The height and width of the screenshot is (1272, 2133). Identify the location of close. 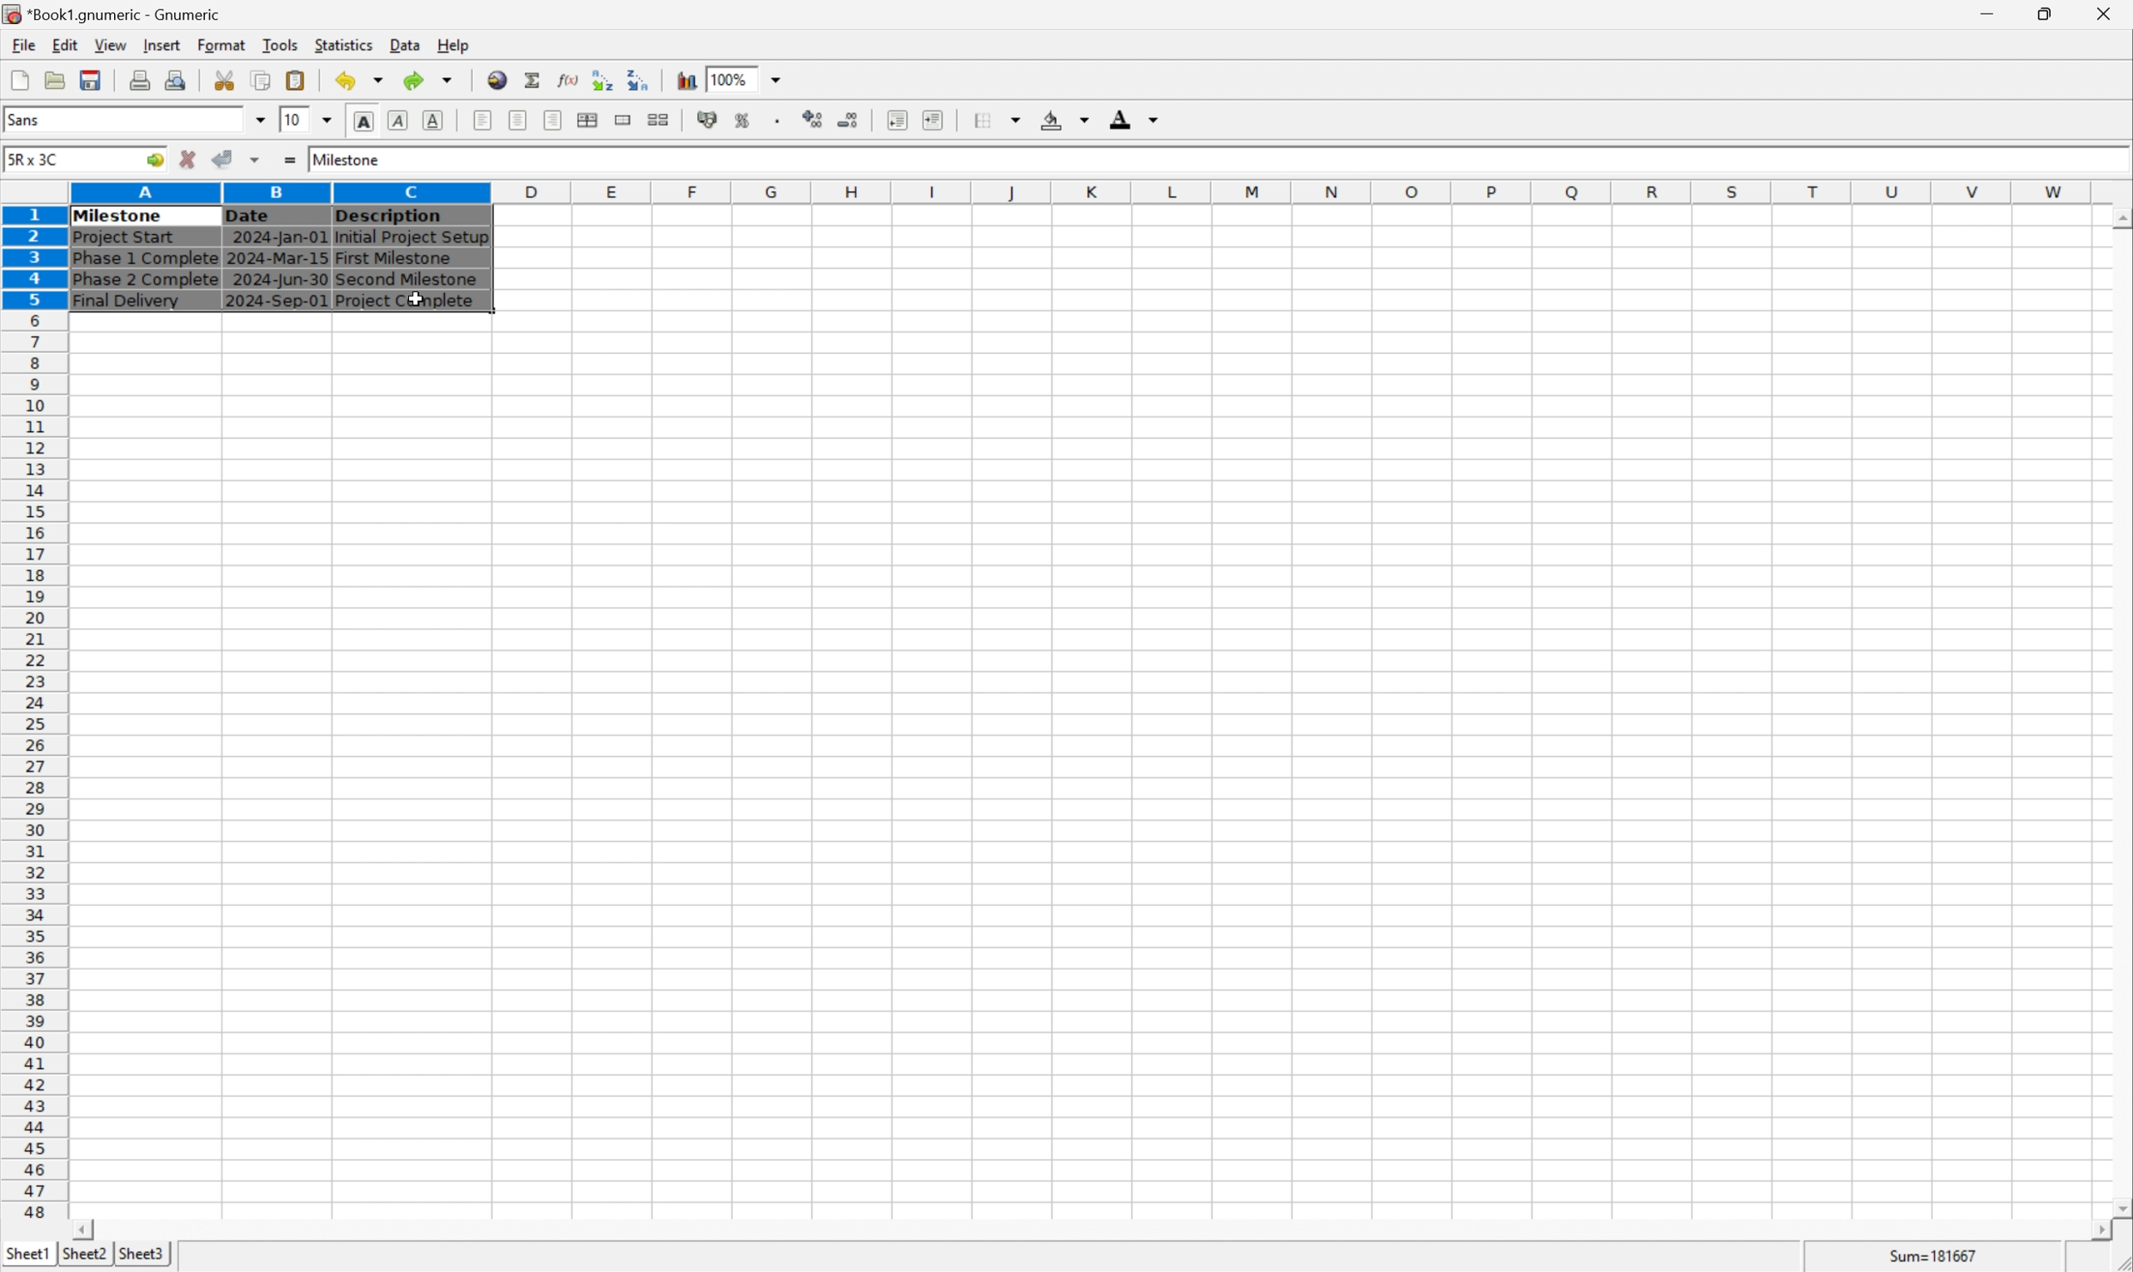
(2106, 11).